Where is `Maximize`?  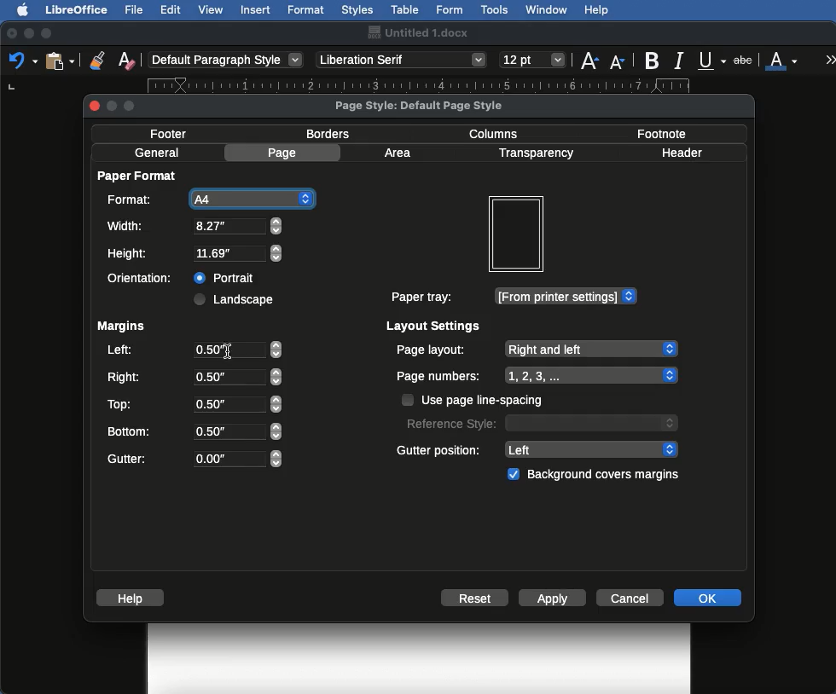 Maximize is located at coordinates (48, 33).